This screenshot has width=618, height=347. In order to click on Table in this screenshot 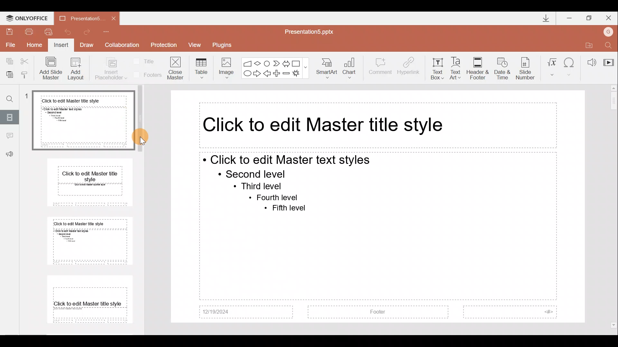, I will do `click(200, 68)`.